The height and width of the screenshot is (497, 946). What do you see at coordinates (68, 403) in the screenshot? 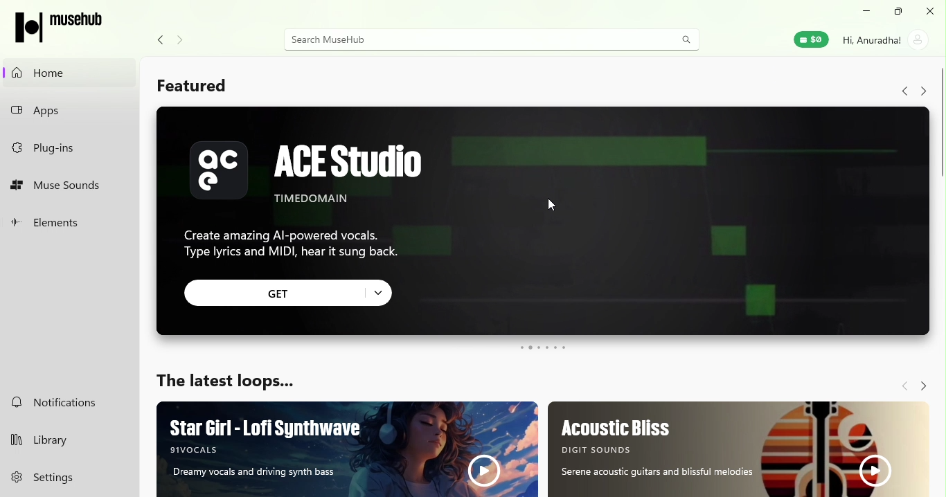
I see `notifications` at bounding box center [68, 403].